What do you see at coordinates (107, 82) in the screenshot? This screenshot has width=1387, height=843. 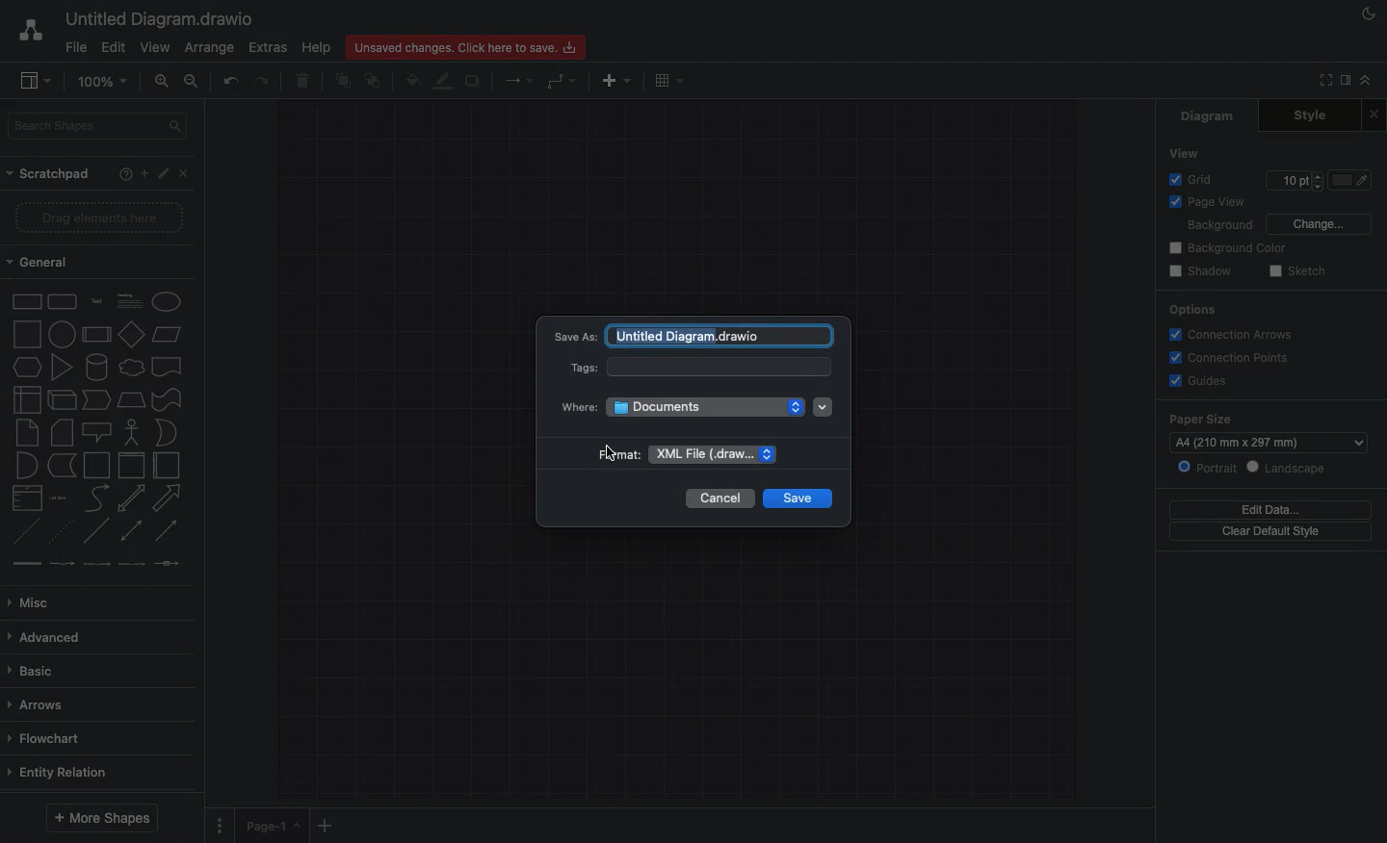 I see `100%` at bounding box center [107, 82].